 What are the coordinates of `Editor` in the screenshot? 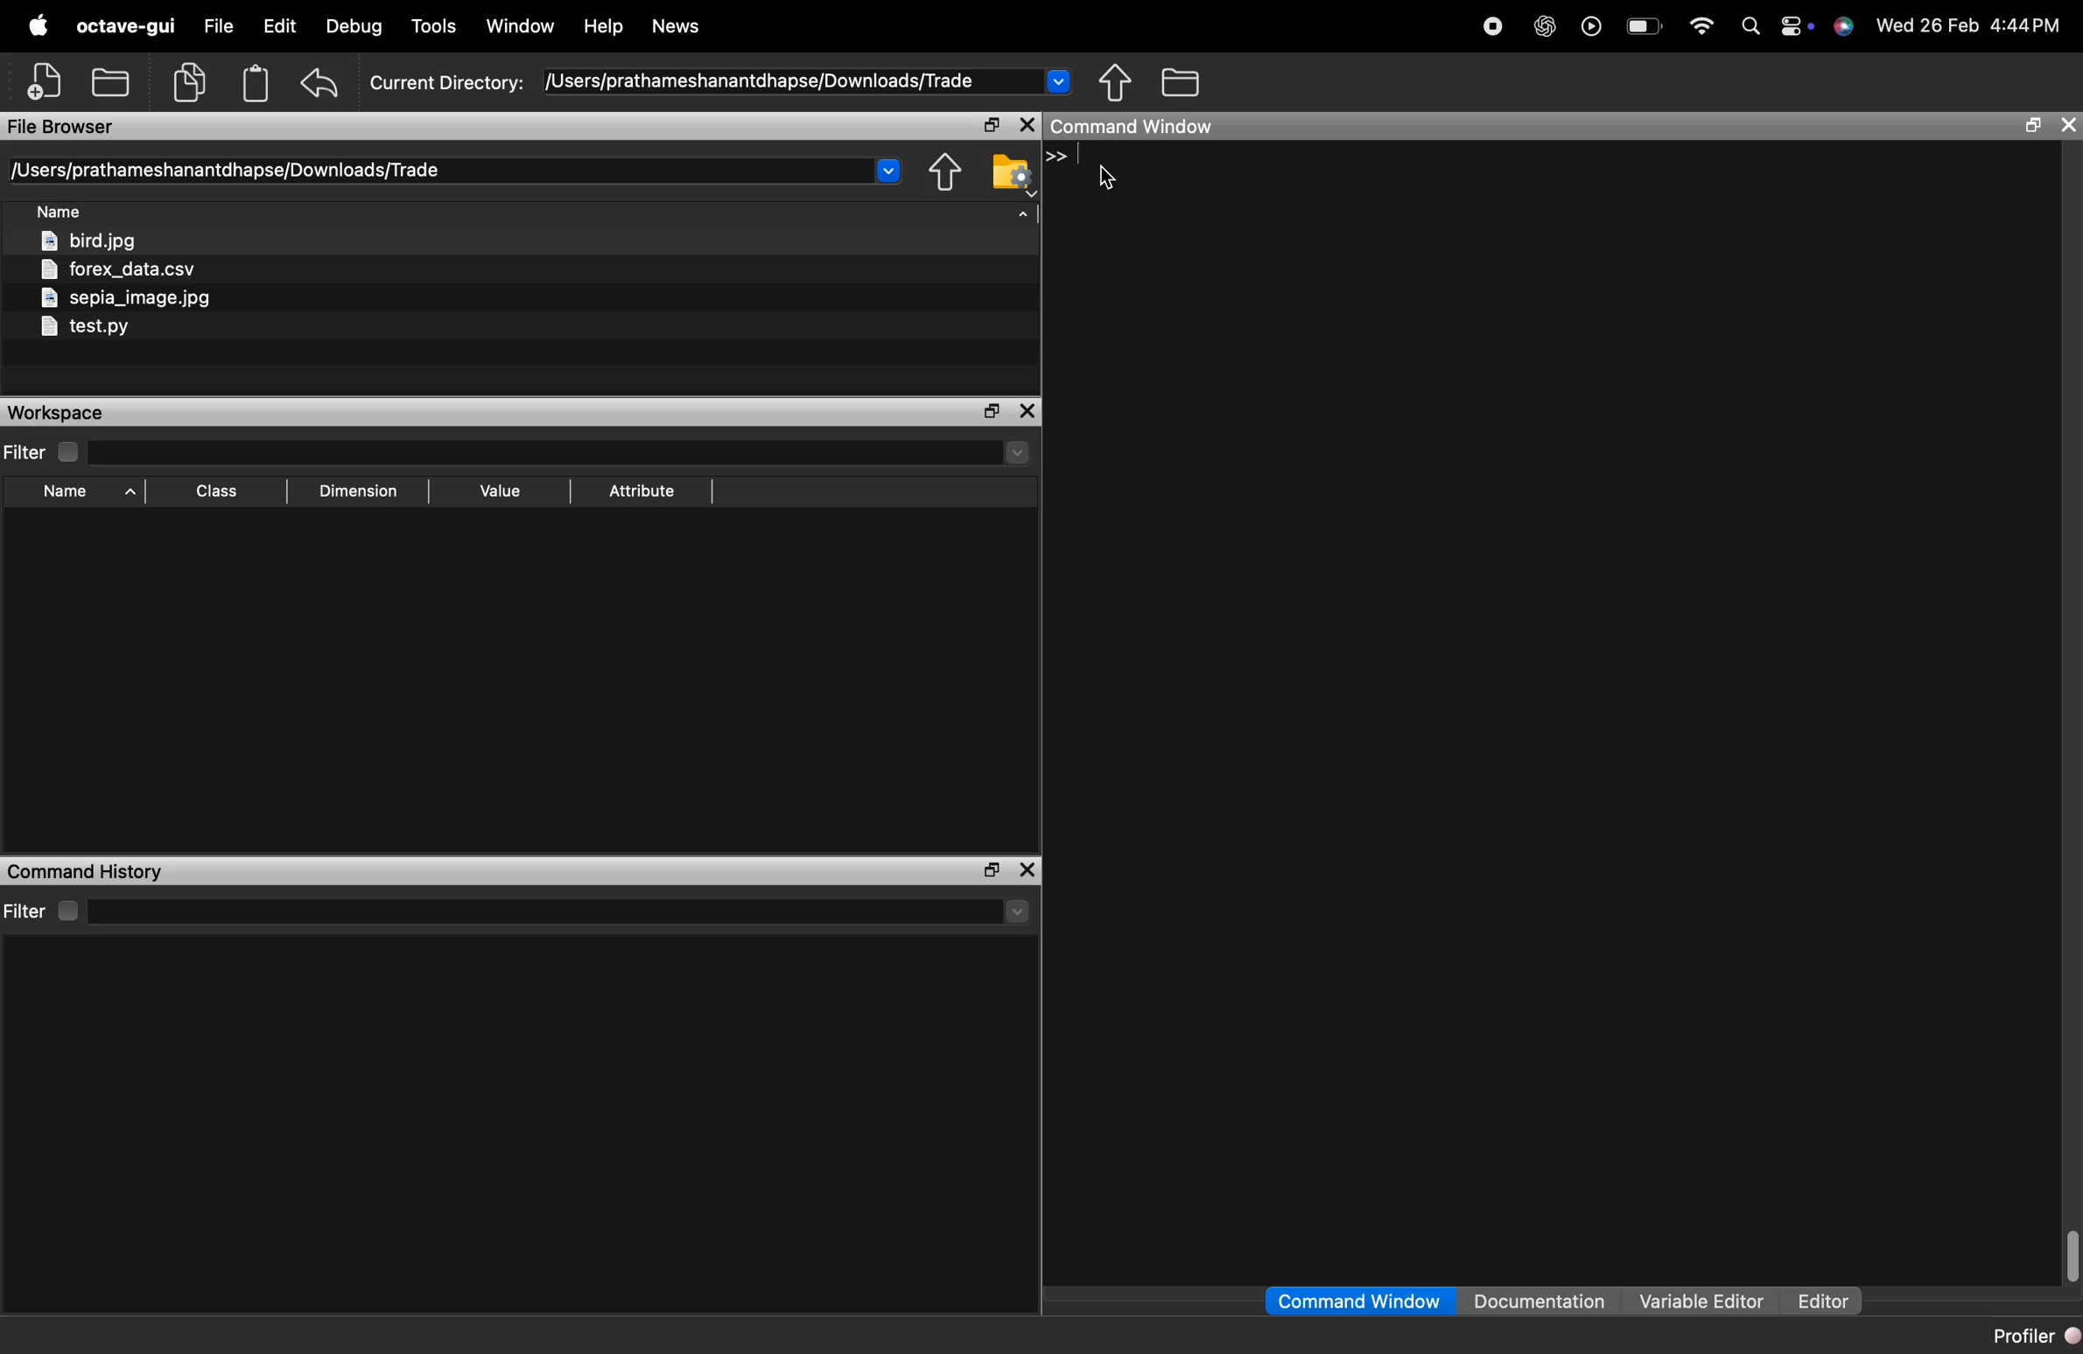 It's located at (1823, 1301).